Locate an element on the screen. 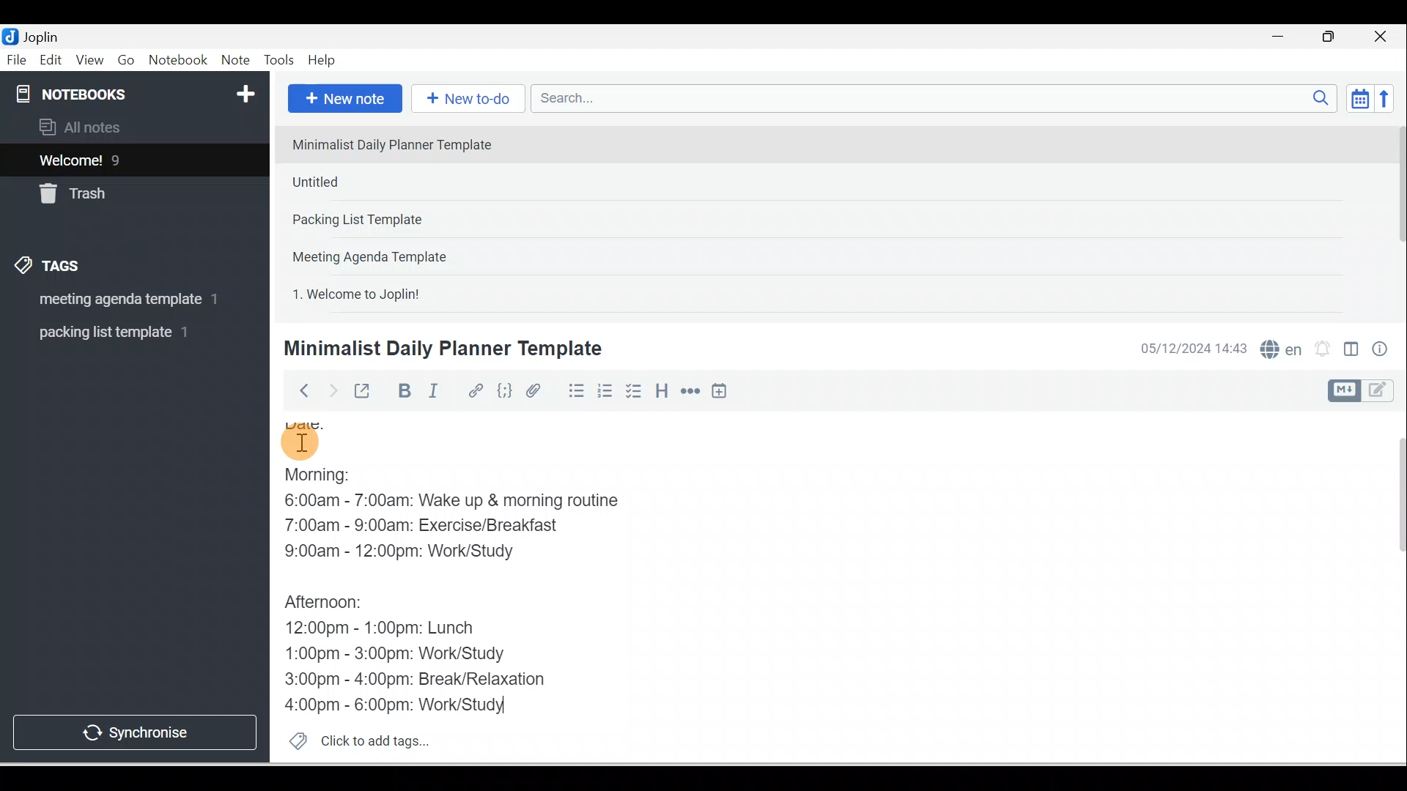  Note 2 is located at coordinates (388, 182).